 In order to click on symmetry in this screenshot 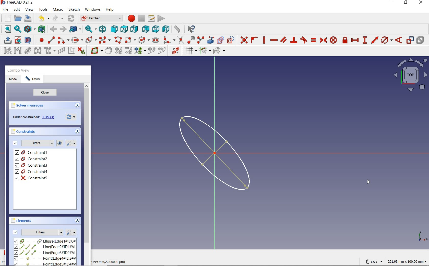, I will do `click(38, 50)`.